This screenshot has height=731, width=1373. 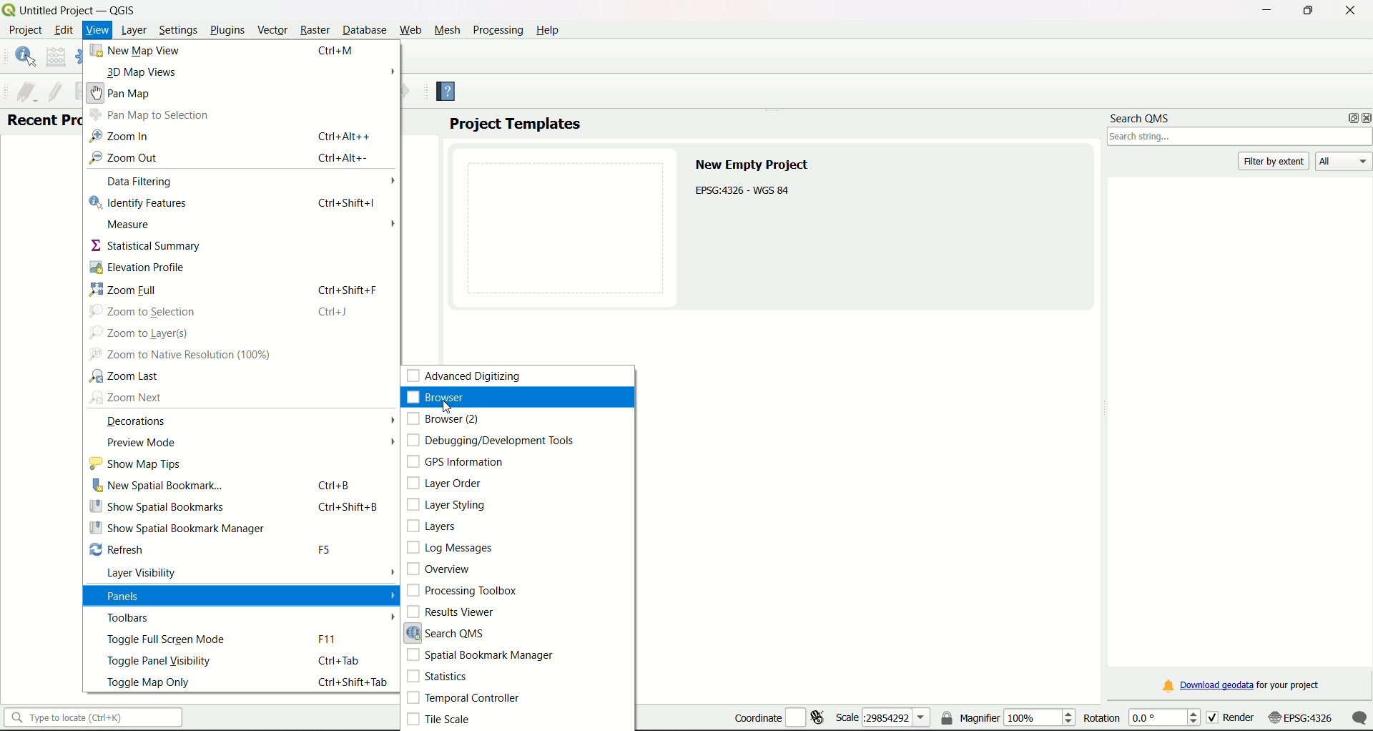 I want to click on Vector, so click(x=273, y=28).